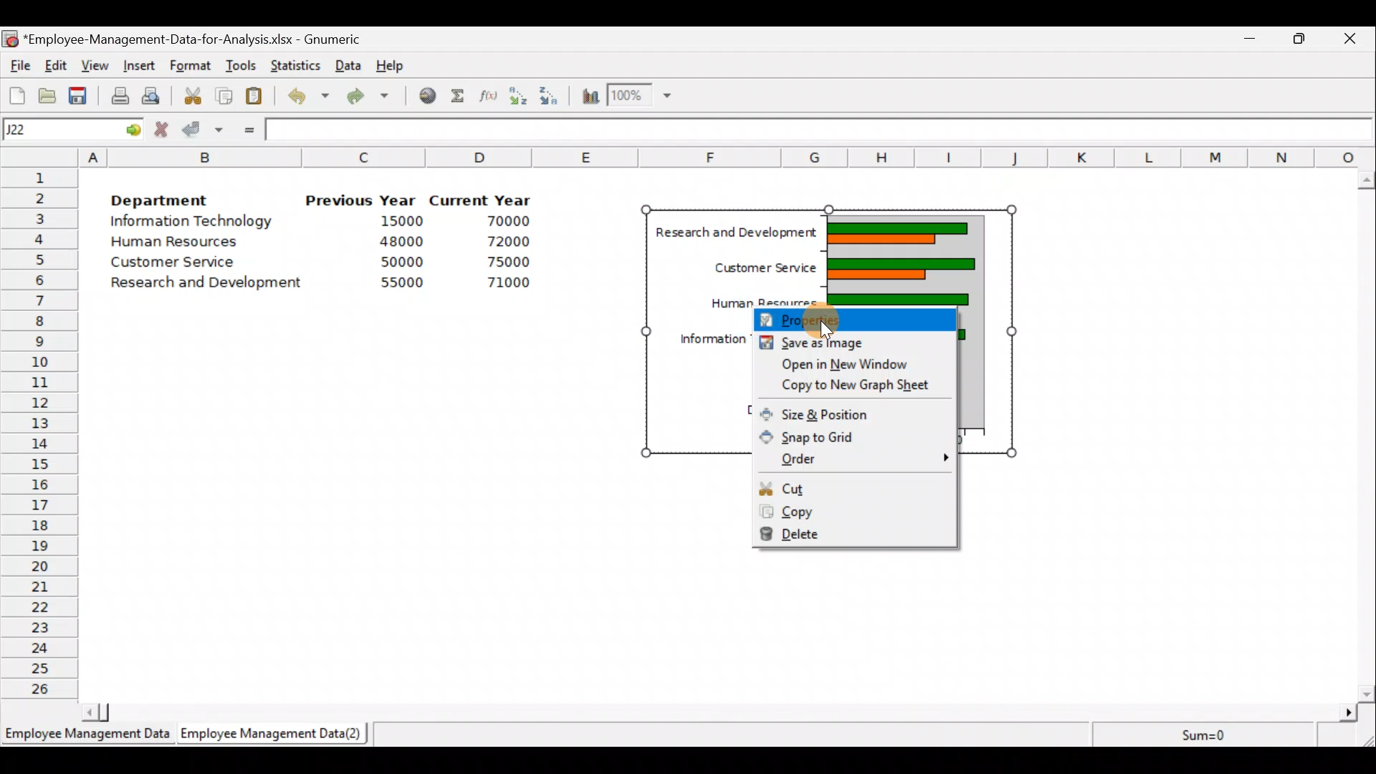  I want to click on go to, so click(132, 130).